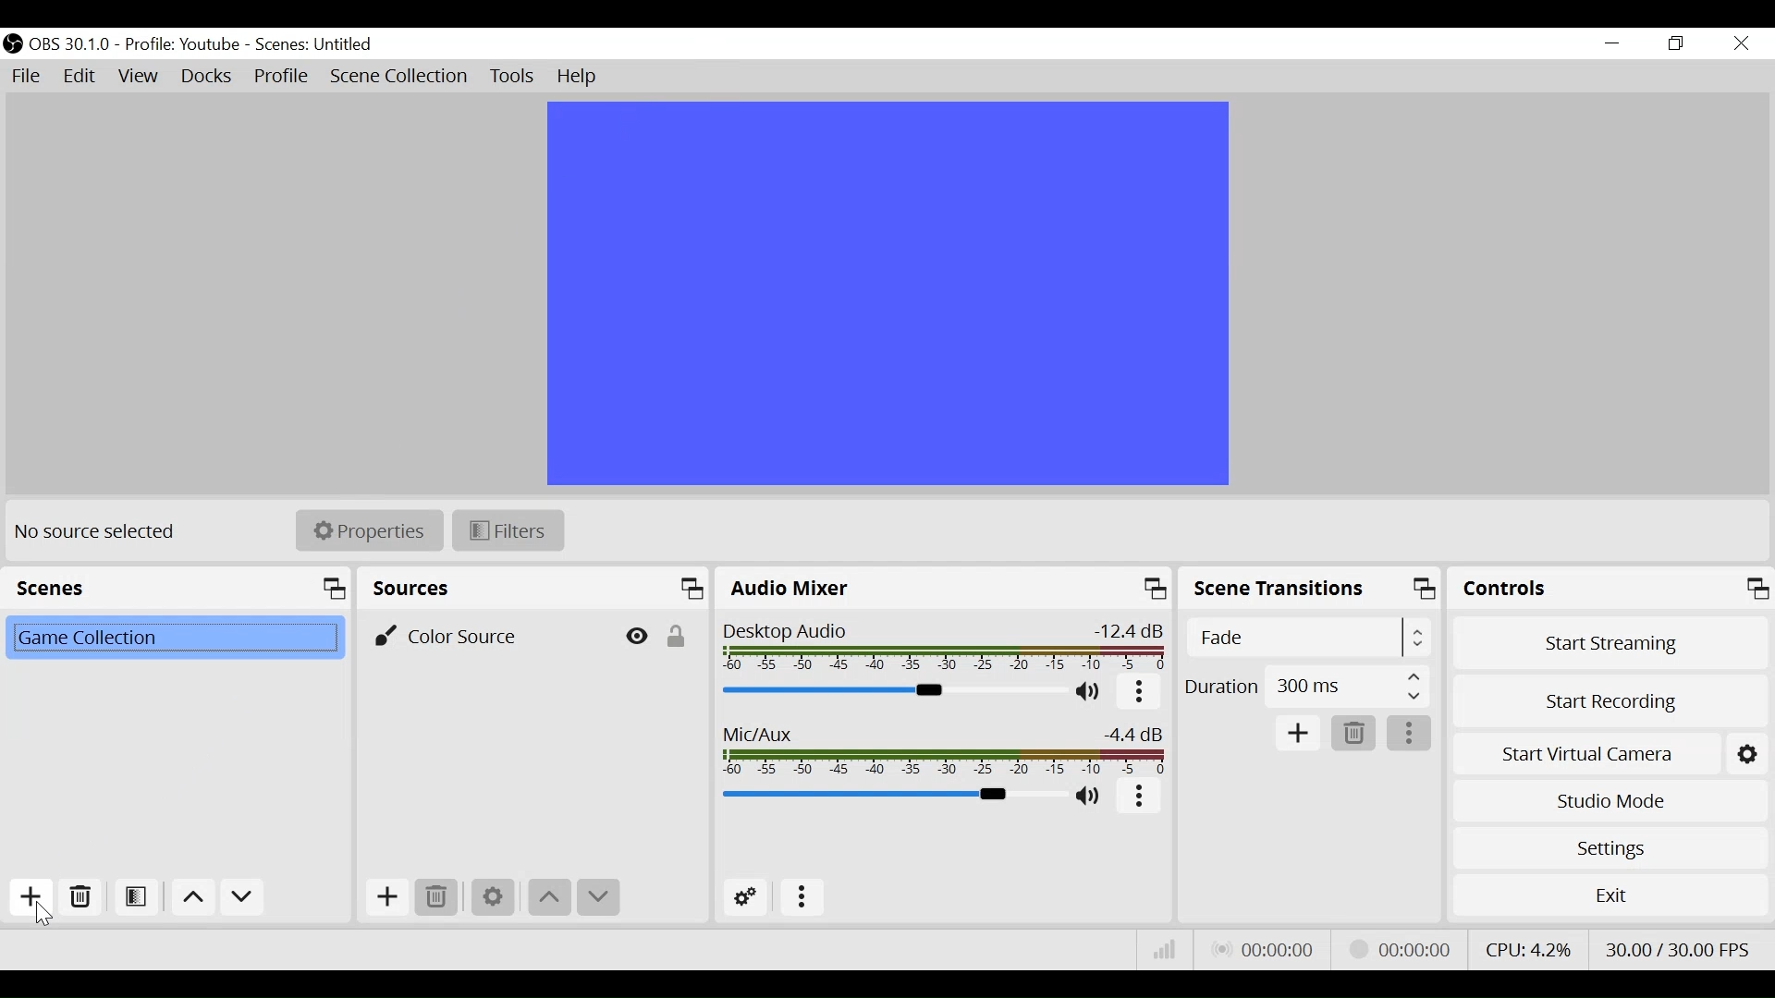 This screenshot has width=1775, height=998. I want to click on Move down, so click(596, 898).